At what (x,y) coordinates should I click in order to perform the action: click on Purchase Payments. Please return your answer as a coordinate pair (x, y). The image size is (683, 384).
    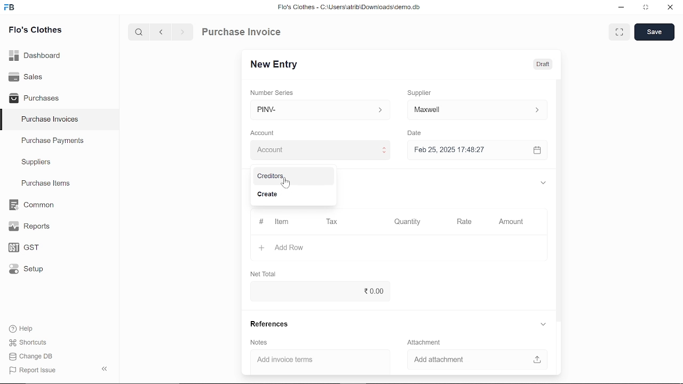
    Looking at the image, I should click on (60, 143).